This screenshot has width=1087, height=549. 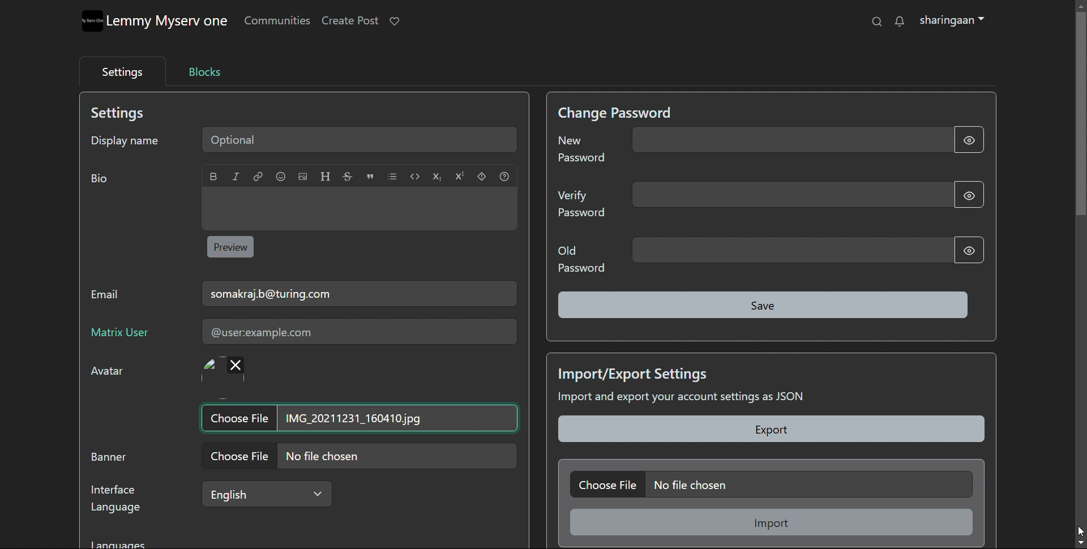 What do you see at coordinates (112, 460) in the screenshot?
I see `Banner` at bounding box center [112, 460].